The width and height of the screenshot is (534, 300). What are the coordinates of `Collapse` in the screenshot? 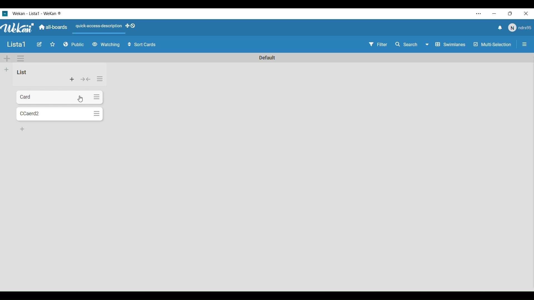 It's located at (85, 79).